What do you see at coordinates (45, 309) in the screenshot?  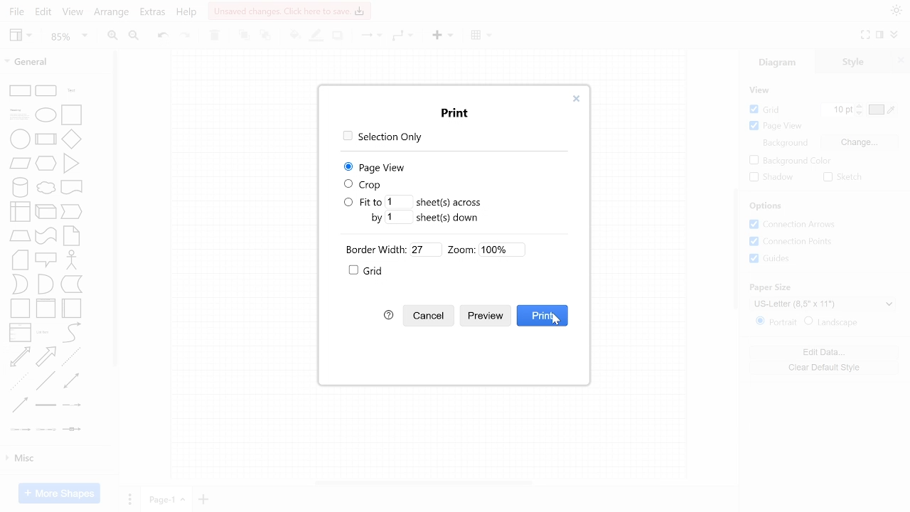 I see `Container` at bounding box center [45, 309].